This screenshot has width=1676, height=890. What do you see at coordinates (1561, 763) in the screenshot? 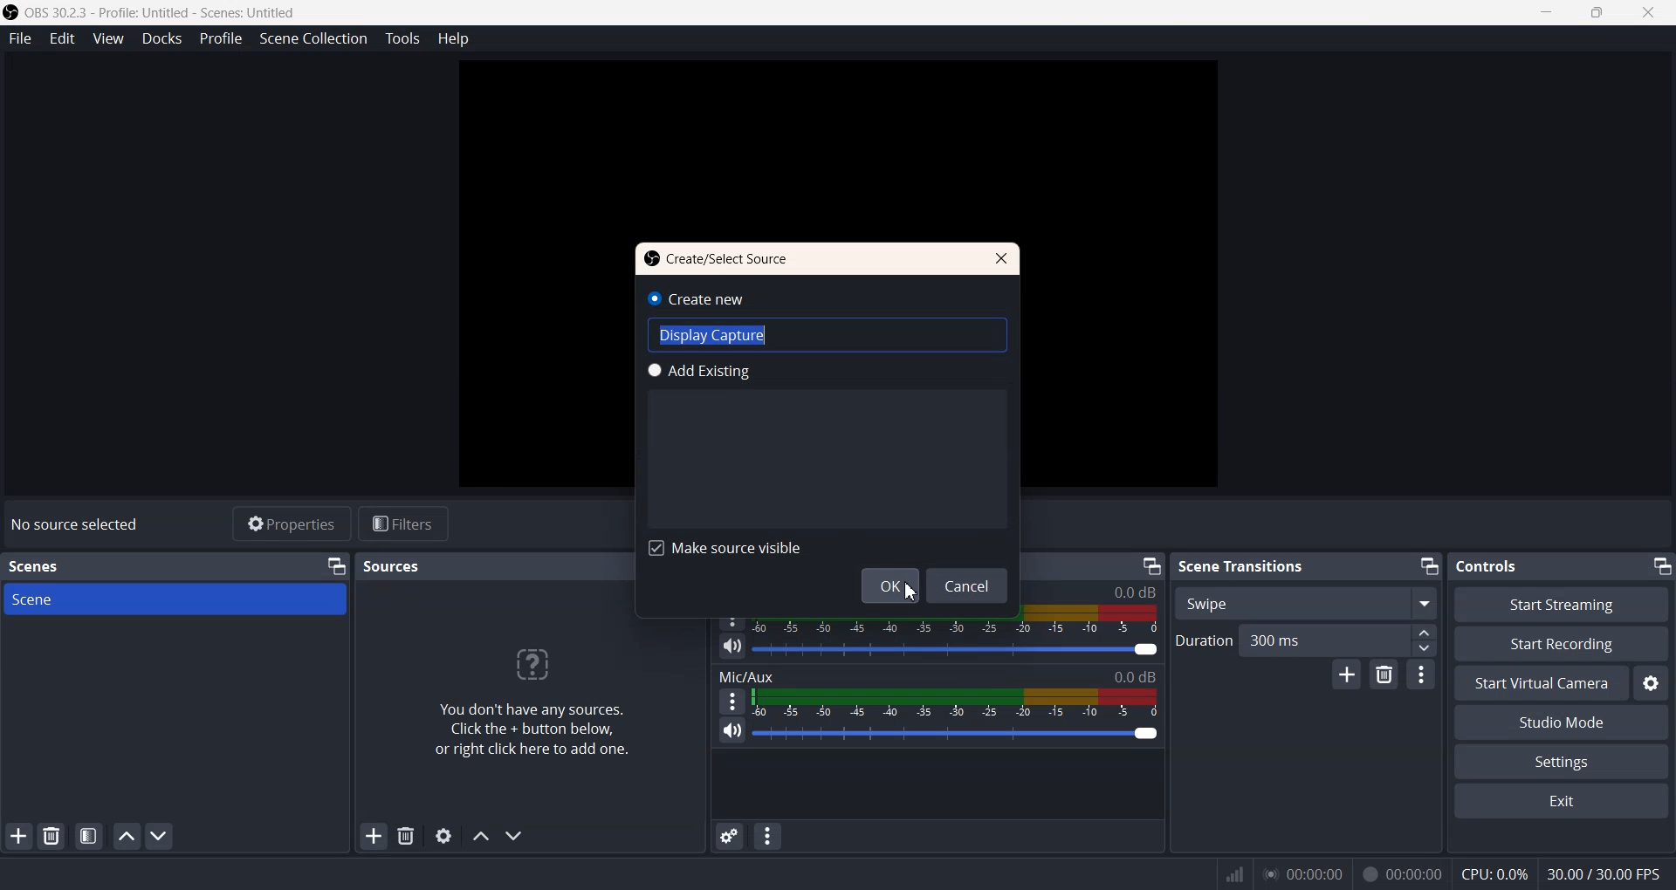
I see `Settings` at bounding box center [1561, 763].